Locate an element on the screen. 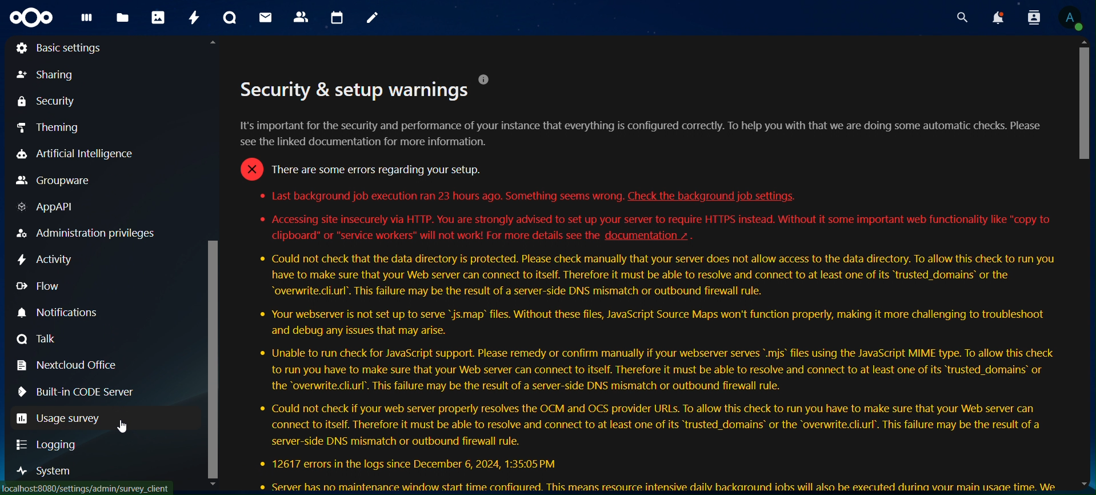 This screenshot has height=495, width=1096. logging is located at coordinates (52, 444).